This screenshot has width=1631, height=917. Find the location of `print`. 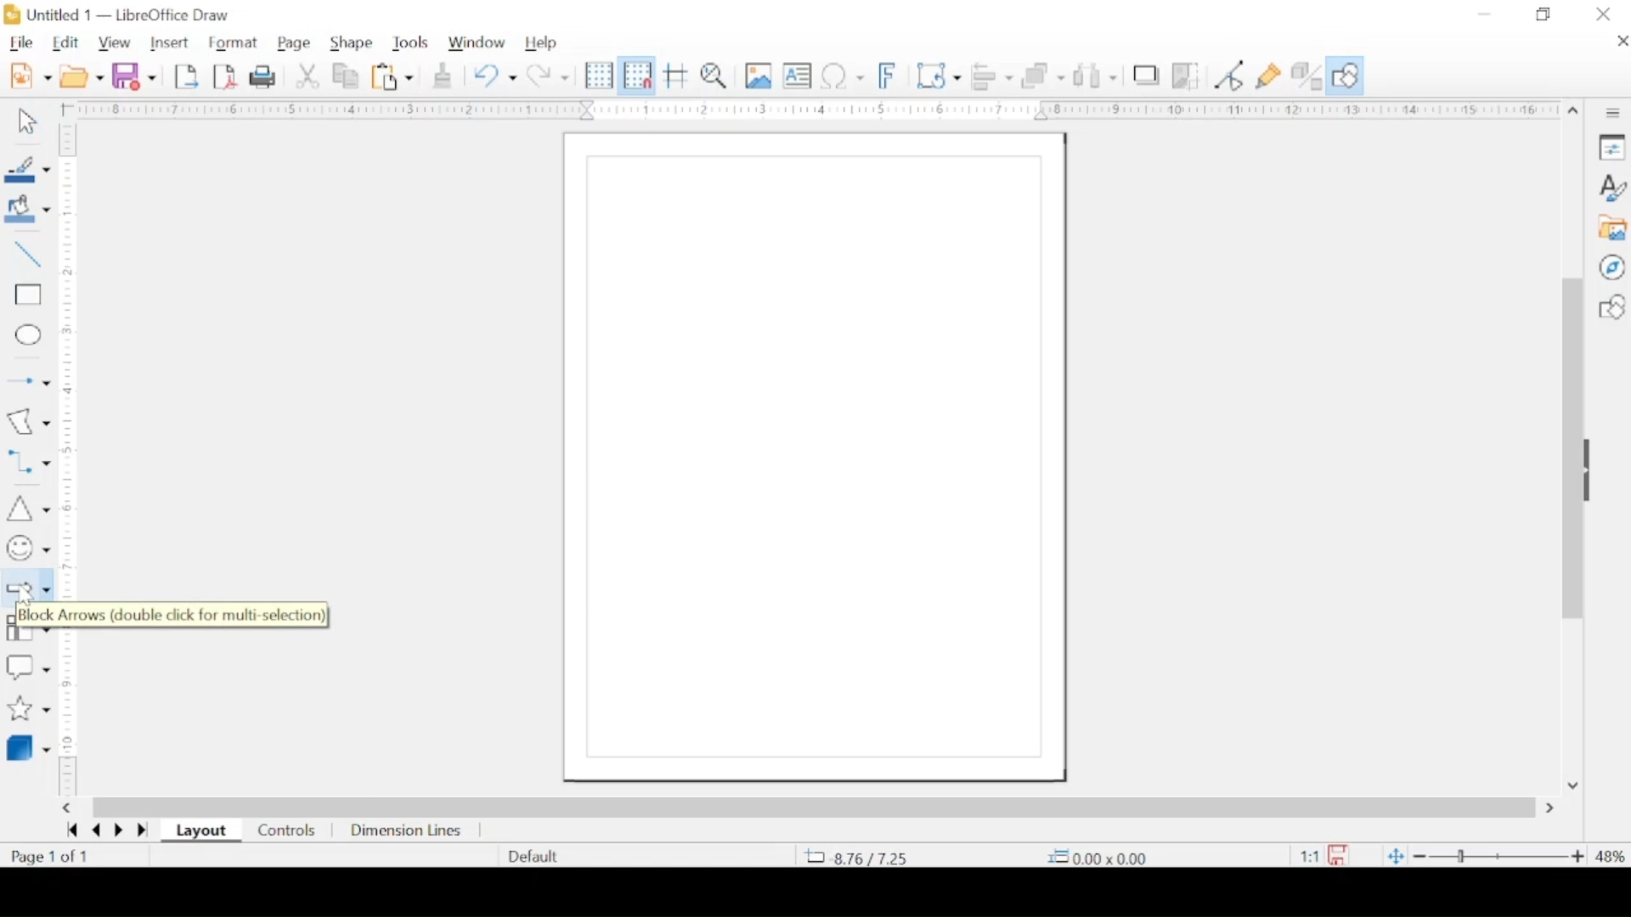

print is located at coordinates (265, 76).